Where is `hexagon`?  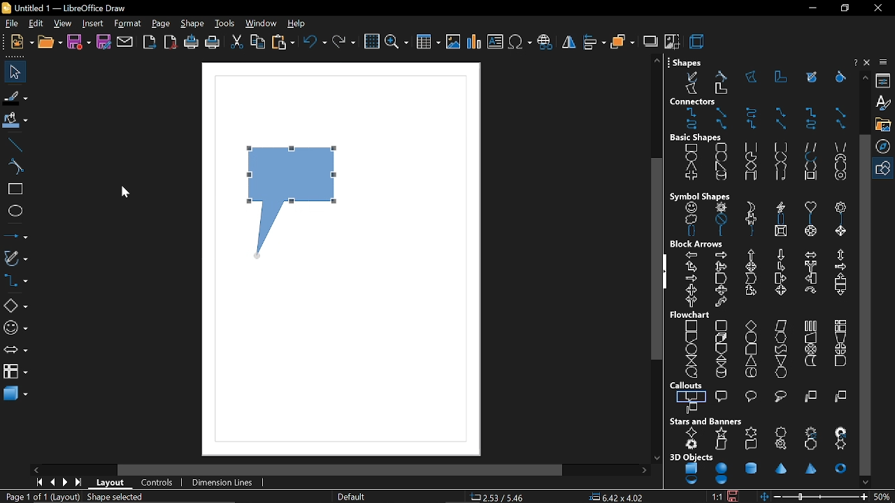 hexagon is located at coordinates (810, 166).